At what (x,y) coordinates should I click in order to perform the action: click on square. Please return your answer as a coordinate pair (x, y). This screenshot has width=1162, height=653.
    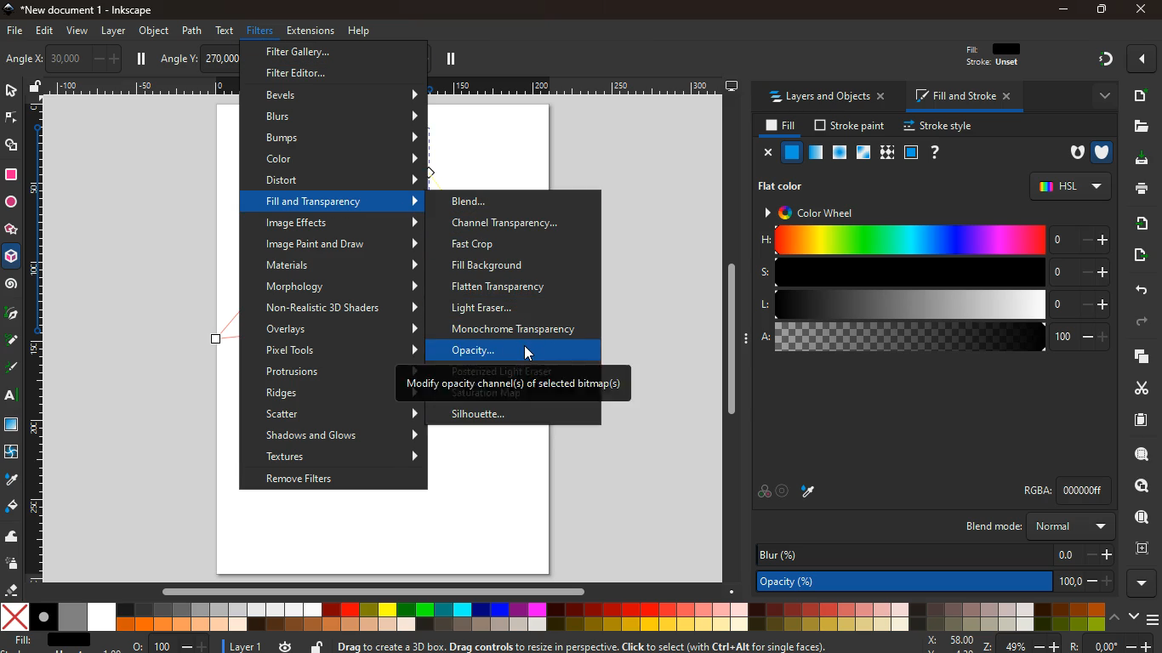
    Looking at the image, I should click on (11, 174).